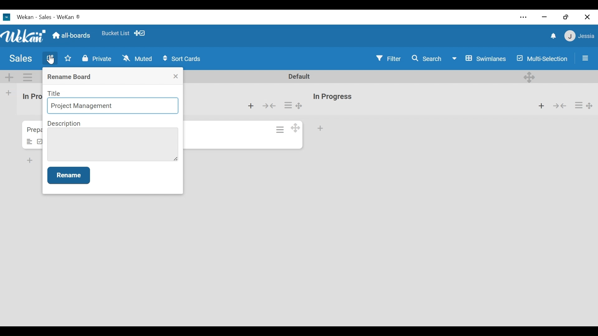  Describe the element at coordinates (545, 16) in the screenshot. I see `minimize` at that location.